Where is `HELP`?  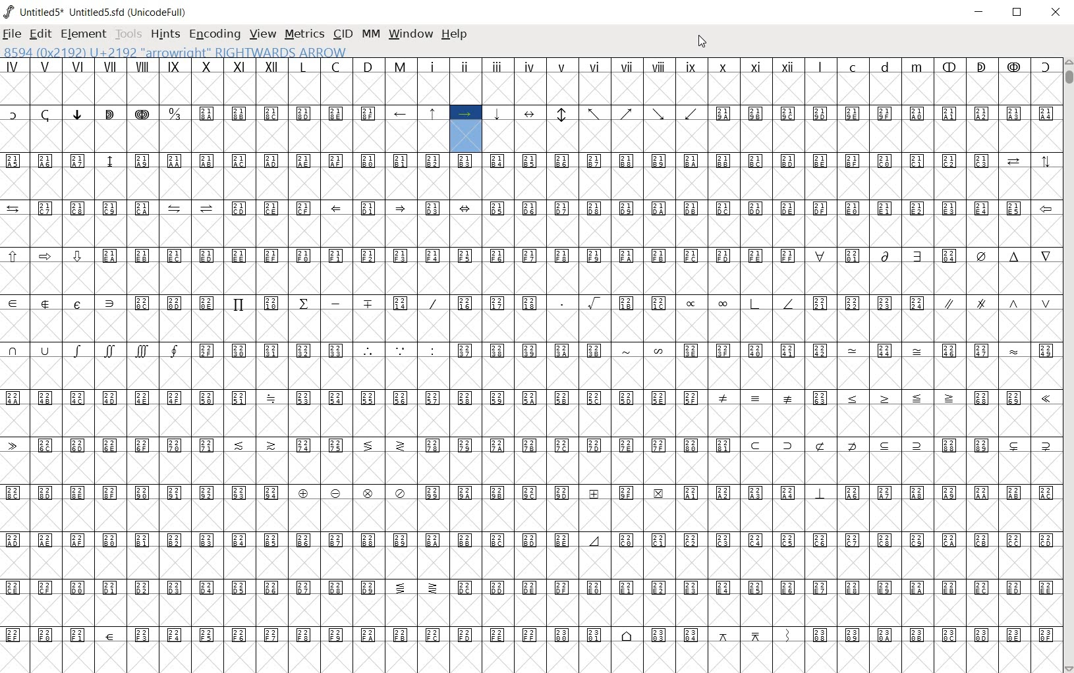 HELP is located at coordinates (455, 35).